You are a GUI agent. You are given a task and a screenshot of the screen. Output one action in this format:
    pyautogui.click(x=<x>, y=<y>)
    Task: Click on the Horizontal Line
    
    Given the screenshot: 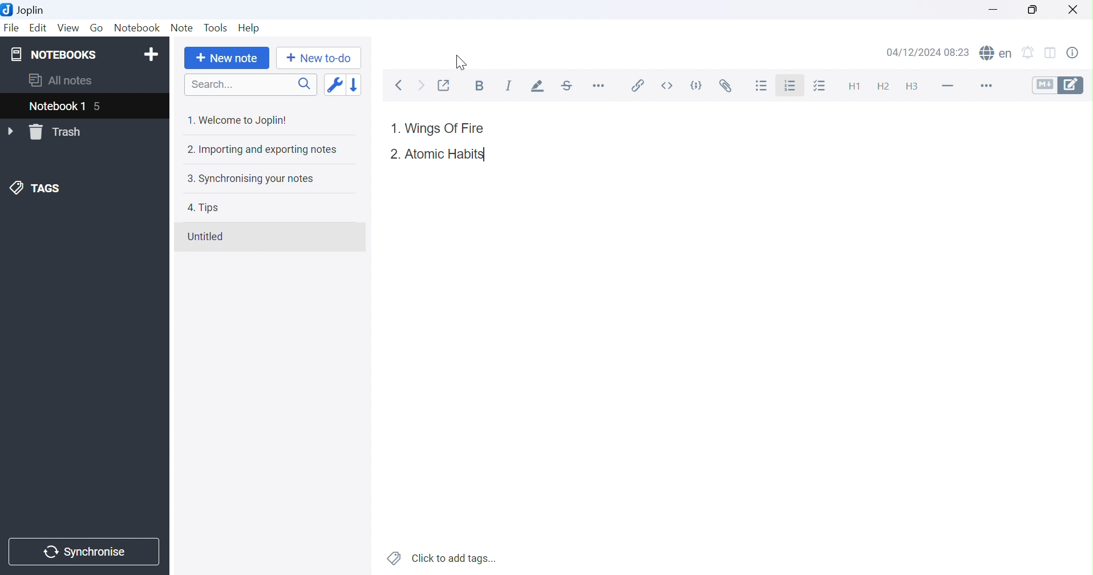 What is the action you would take?
    pyautogui.click(x=947, y=84)
    